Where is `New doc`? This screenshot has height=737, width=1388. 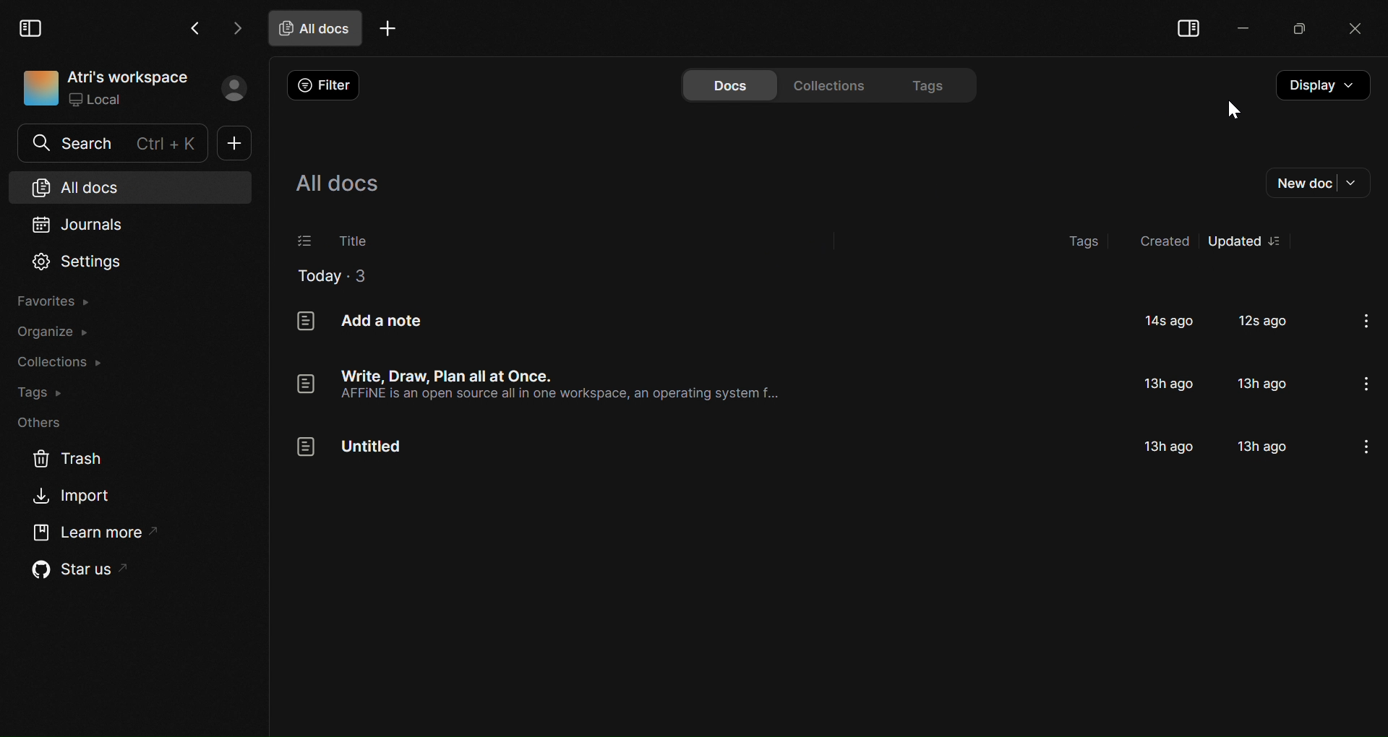
New doc is located at coordinates (1317, 183).